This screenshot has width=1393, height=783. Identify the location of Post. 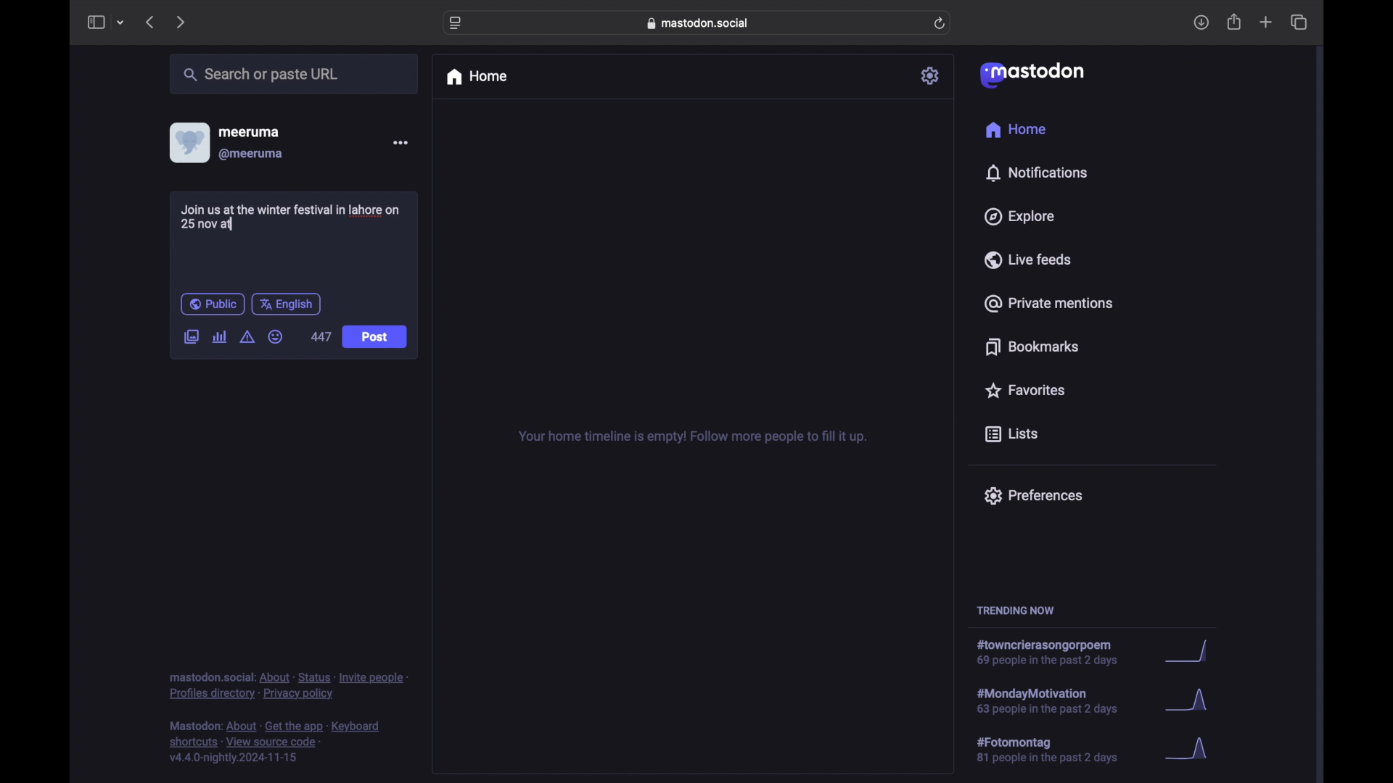
(376, 338).